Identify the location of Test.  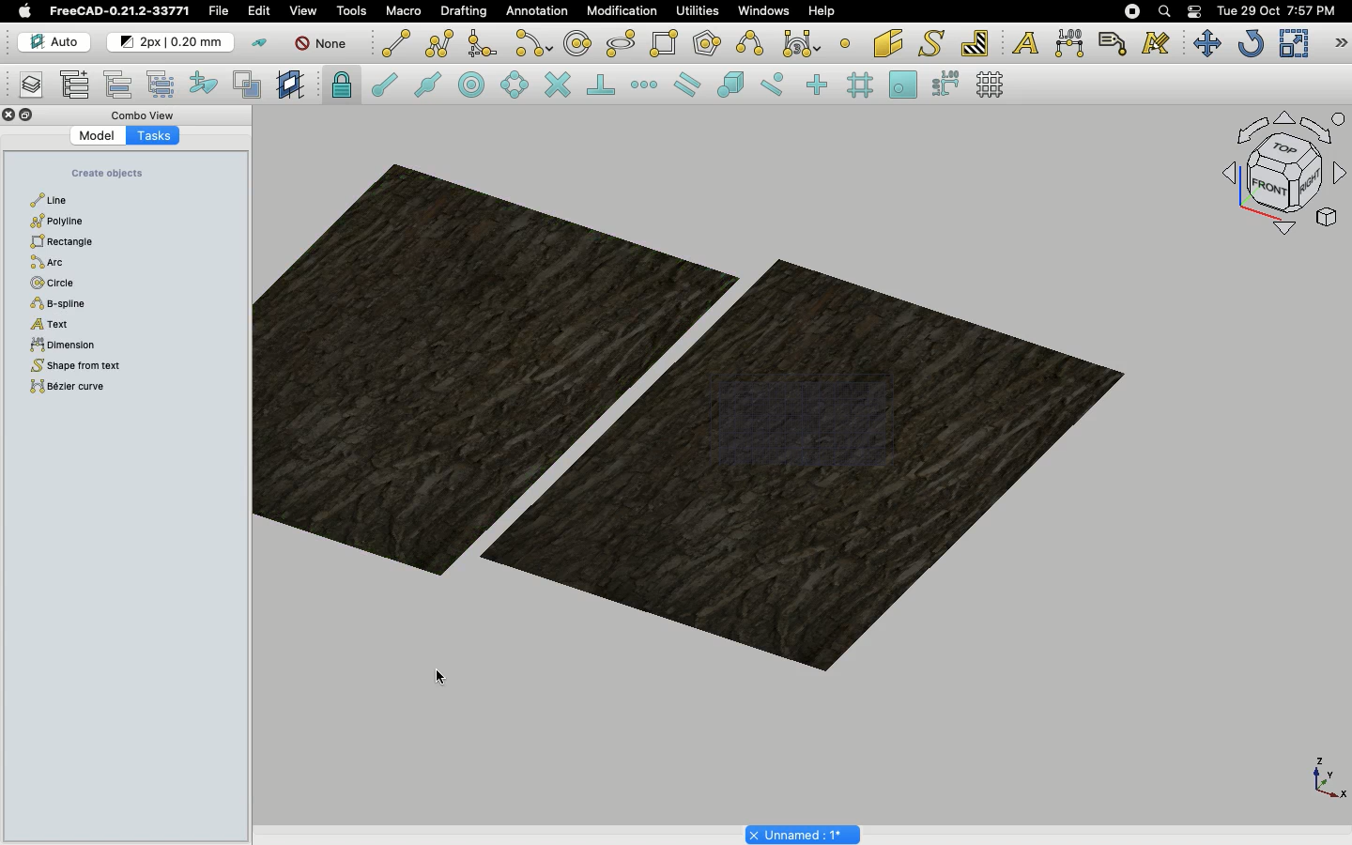
(72, 325).